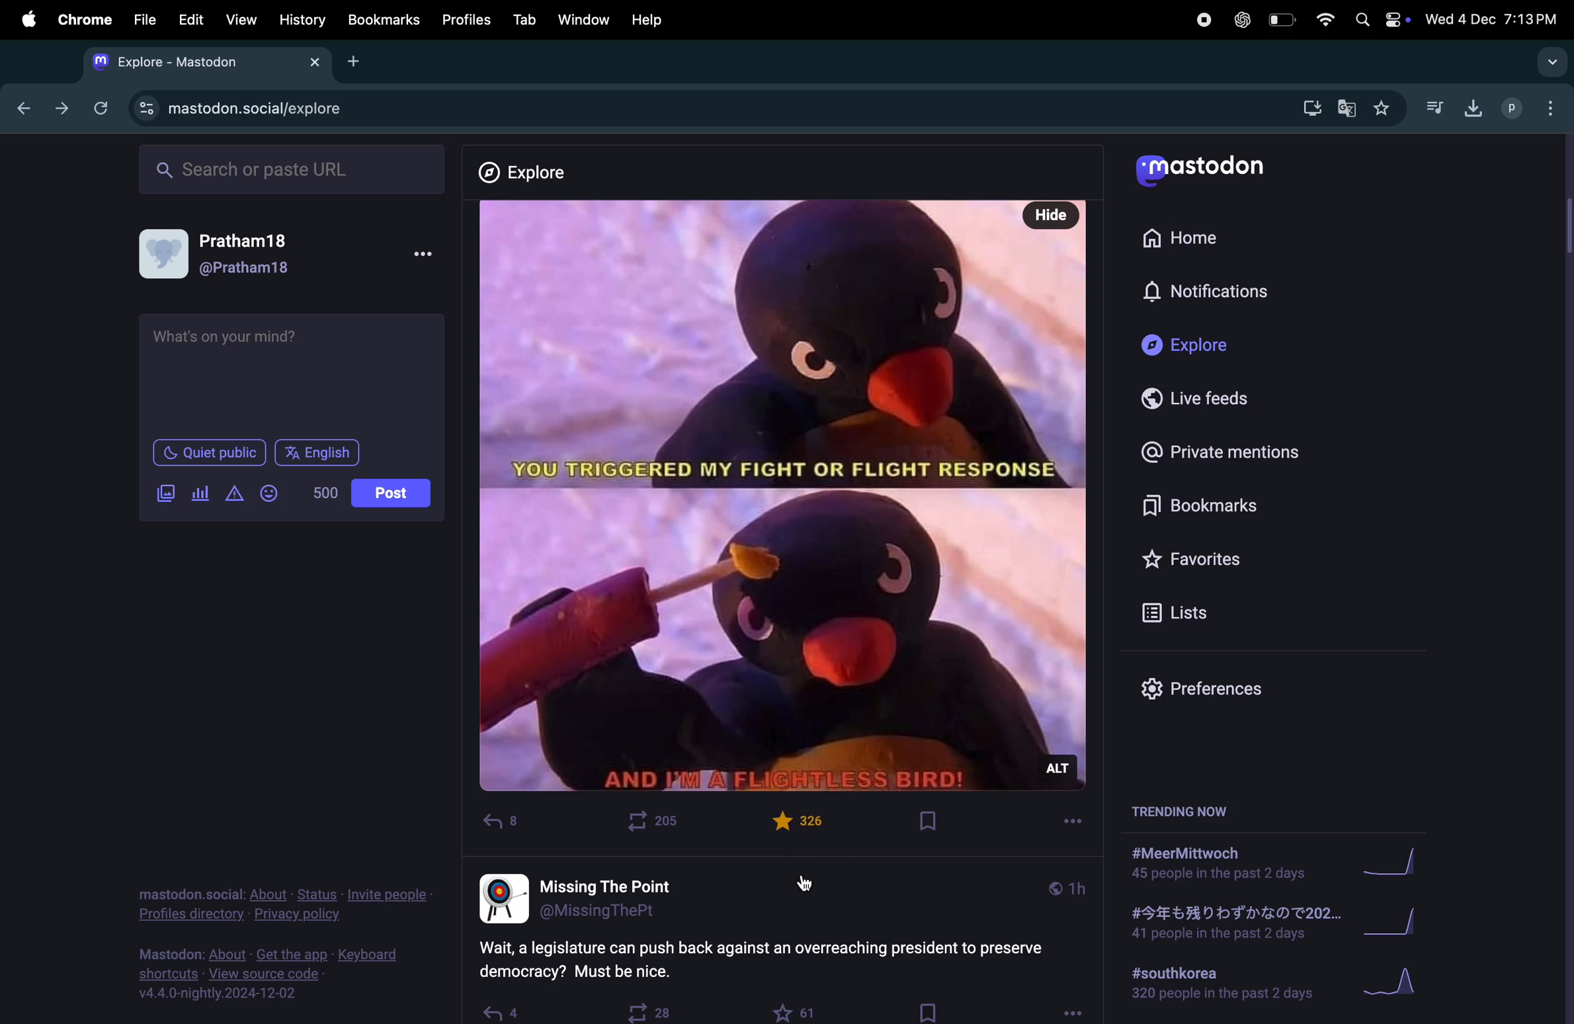 This screenshot has width=1574, height=1024. What do you see at coordinates (1472, 107) in the screenshot?
I see `download` at bounding box center [1472, 107].